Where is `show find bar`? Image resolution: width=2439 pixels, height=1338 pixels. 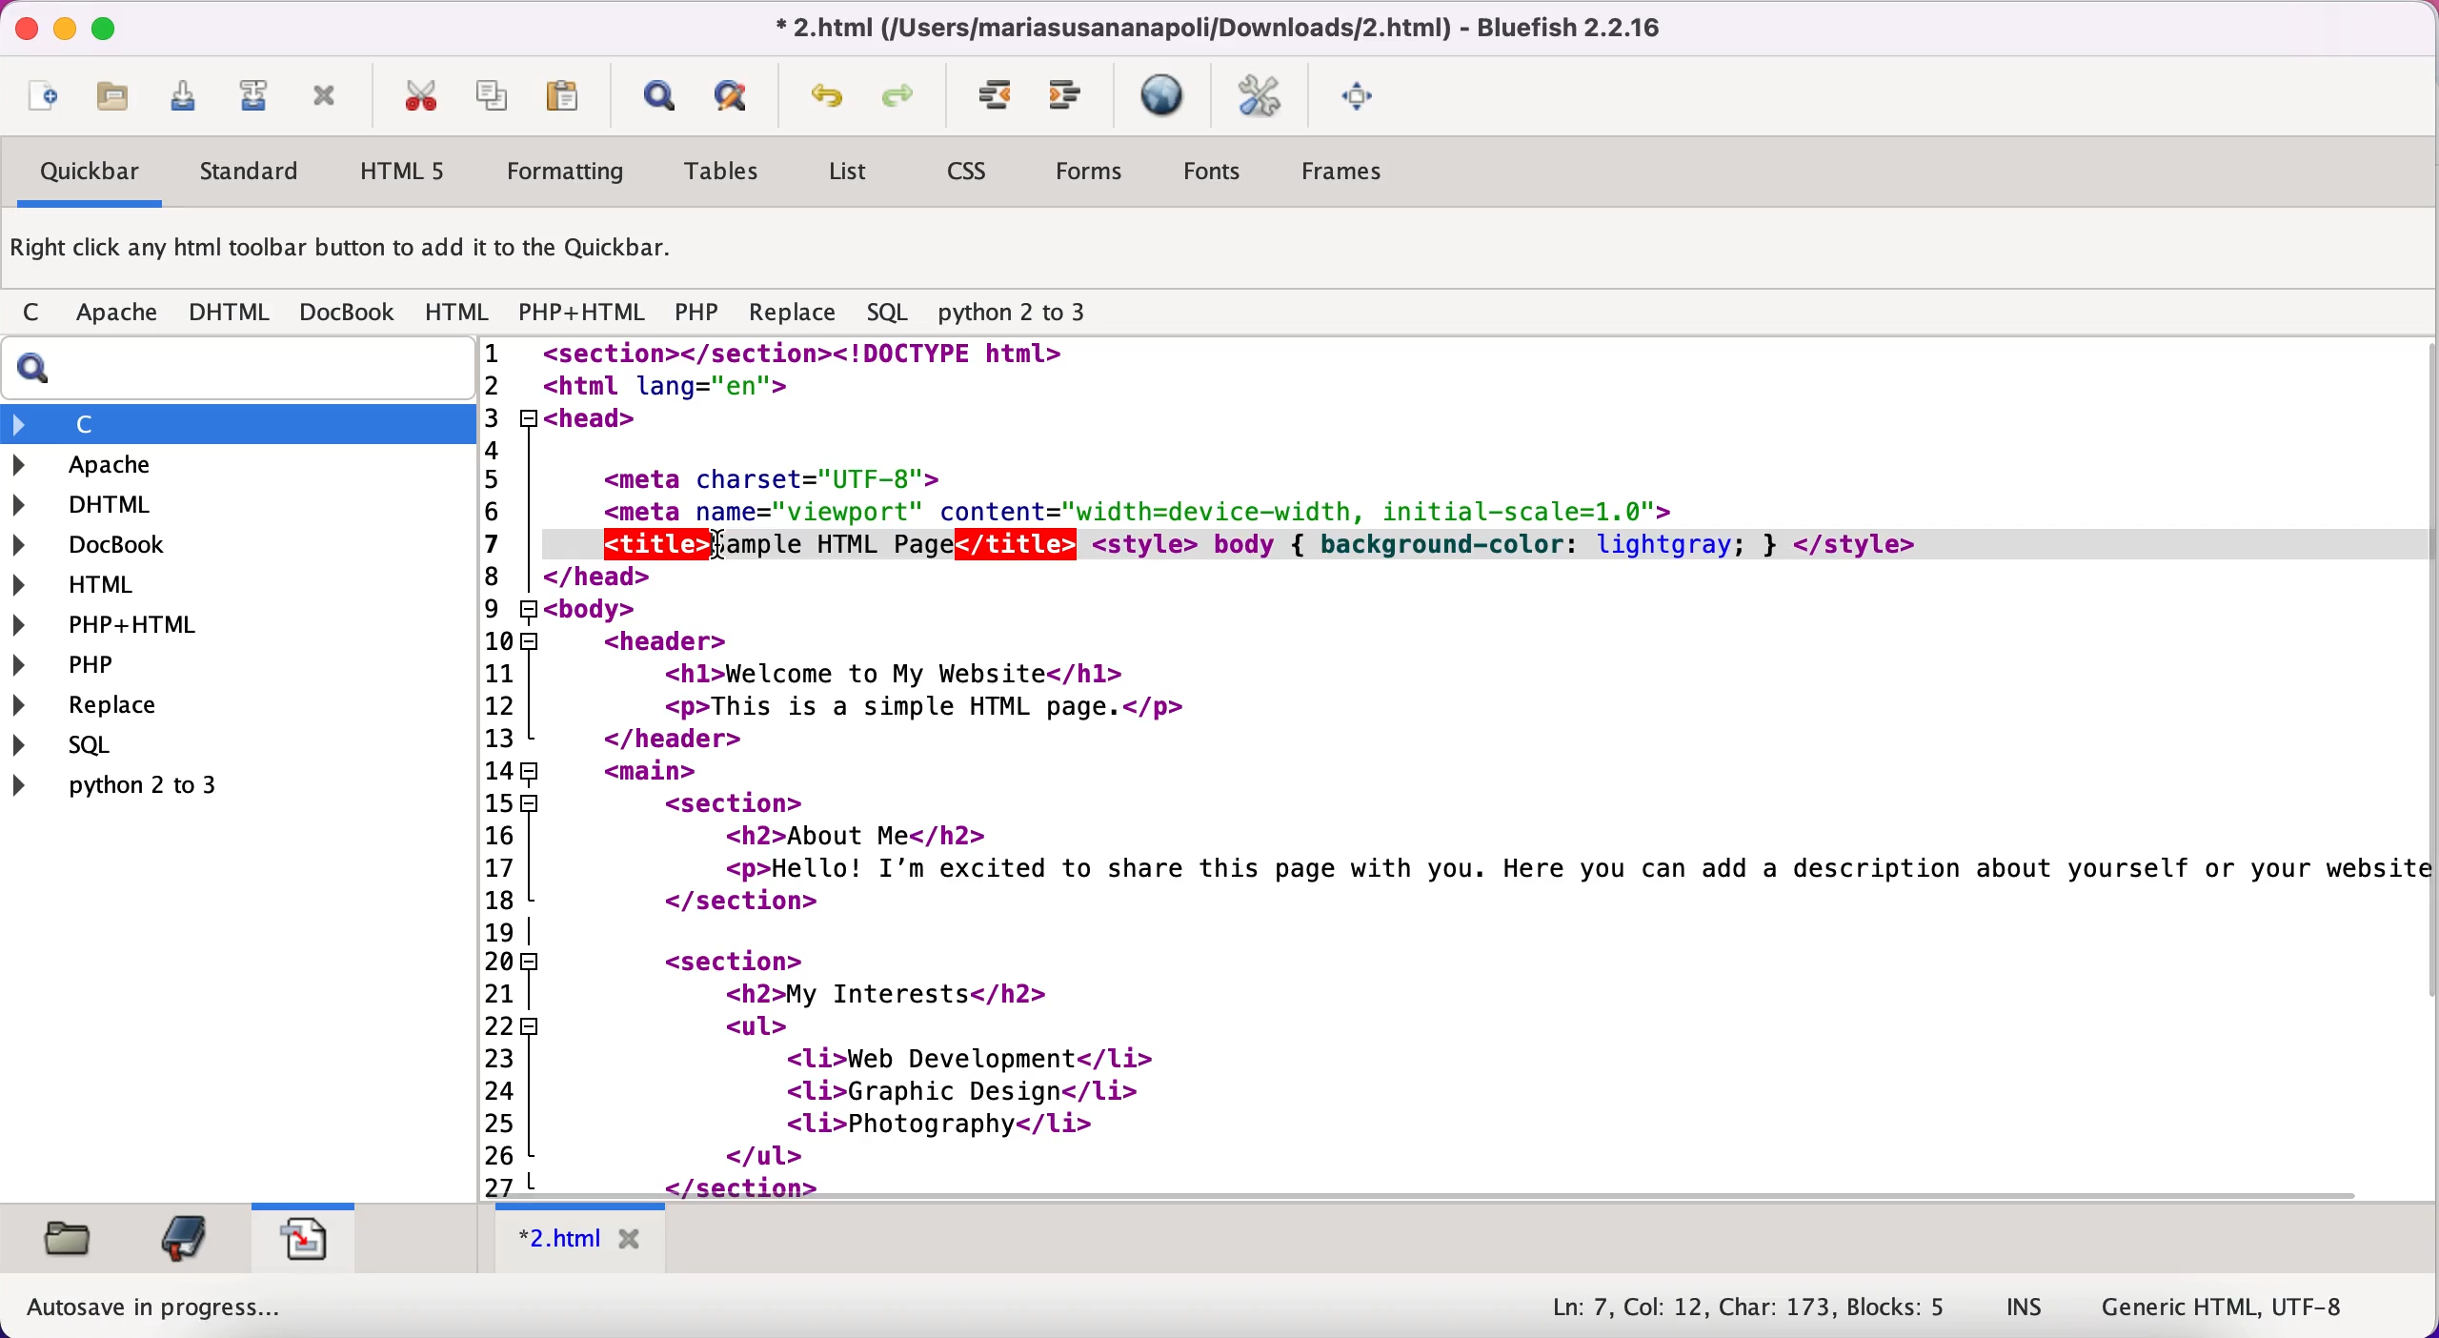
show find bar is located at coordinates (658, 98).